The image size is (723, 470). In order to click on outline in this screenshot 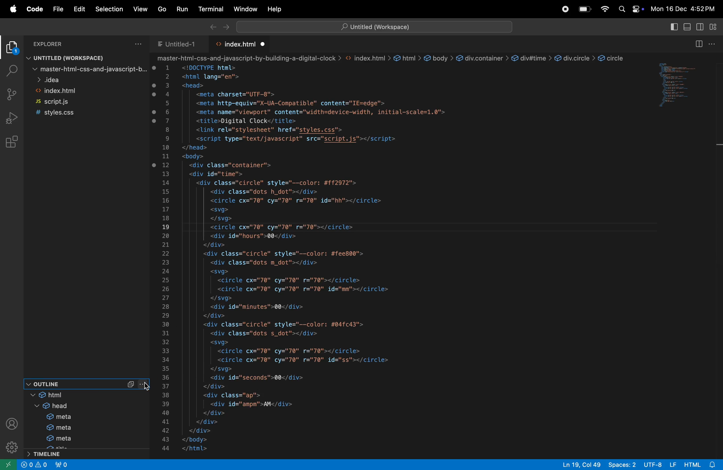, I will do `click(70, 383)`.